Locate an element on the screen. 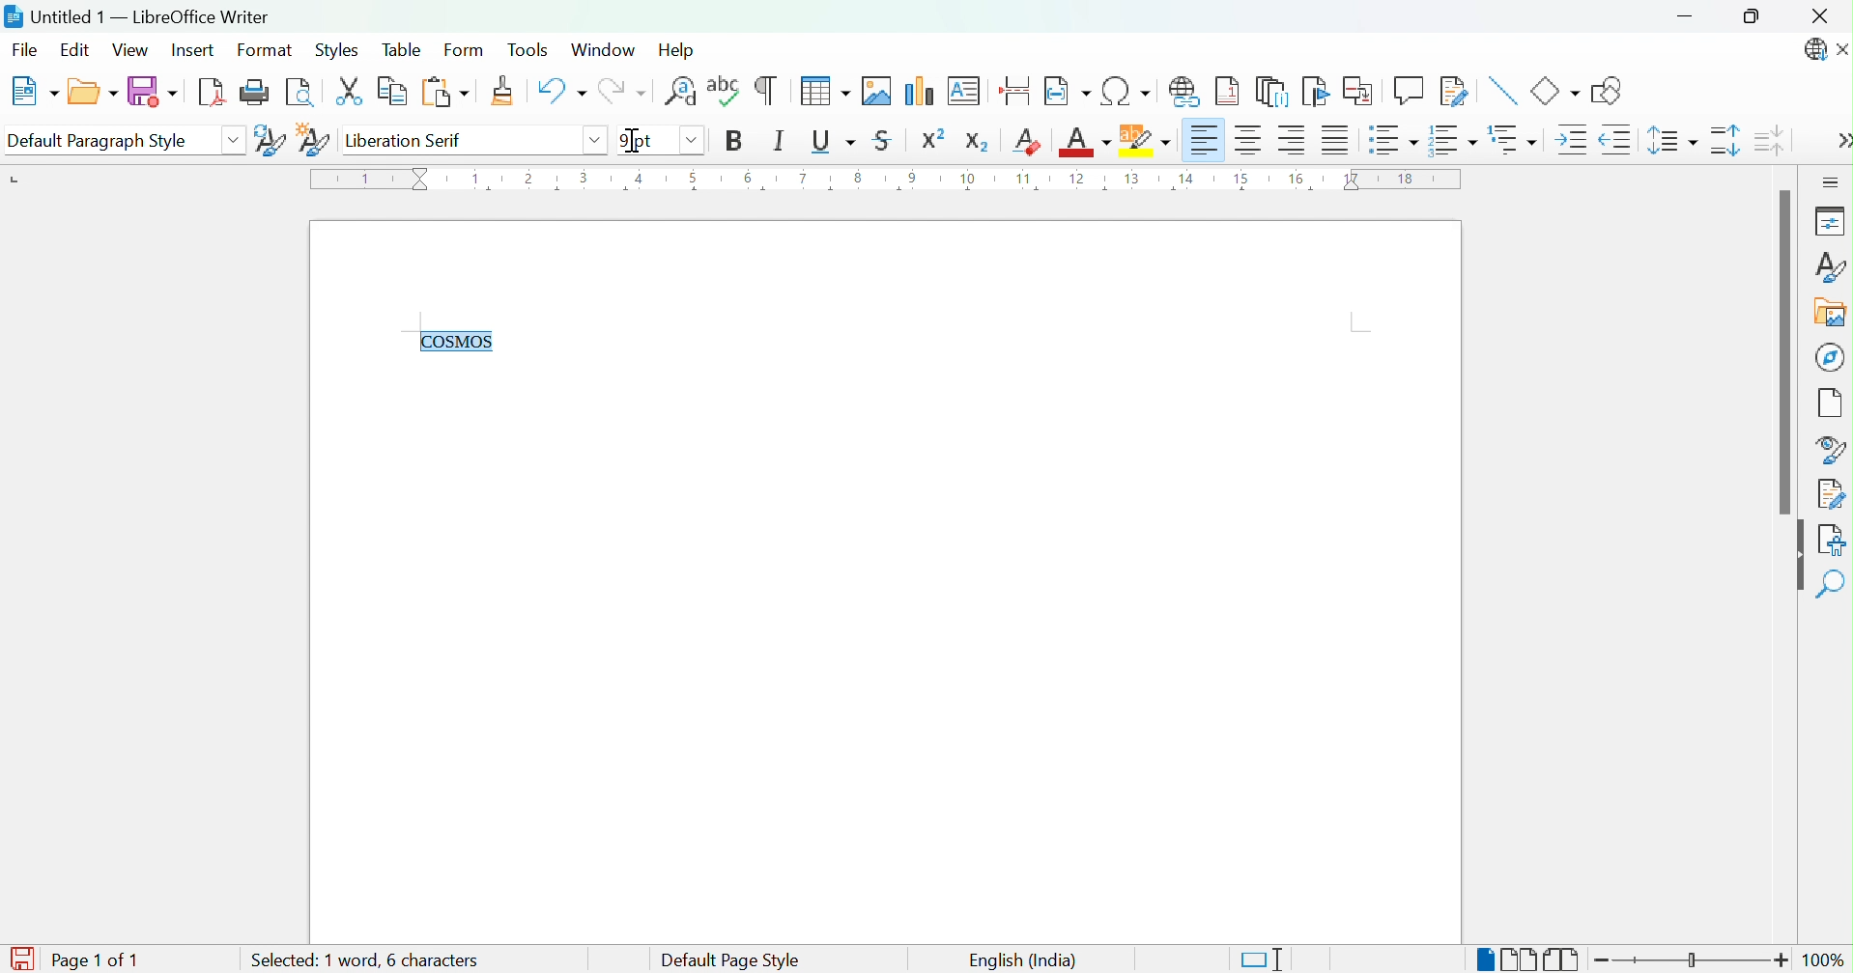 This screenshot has height=973, width=1853. Italic is located at coordinates (779, 140).